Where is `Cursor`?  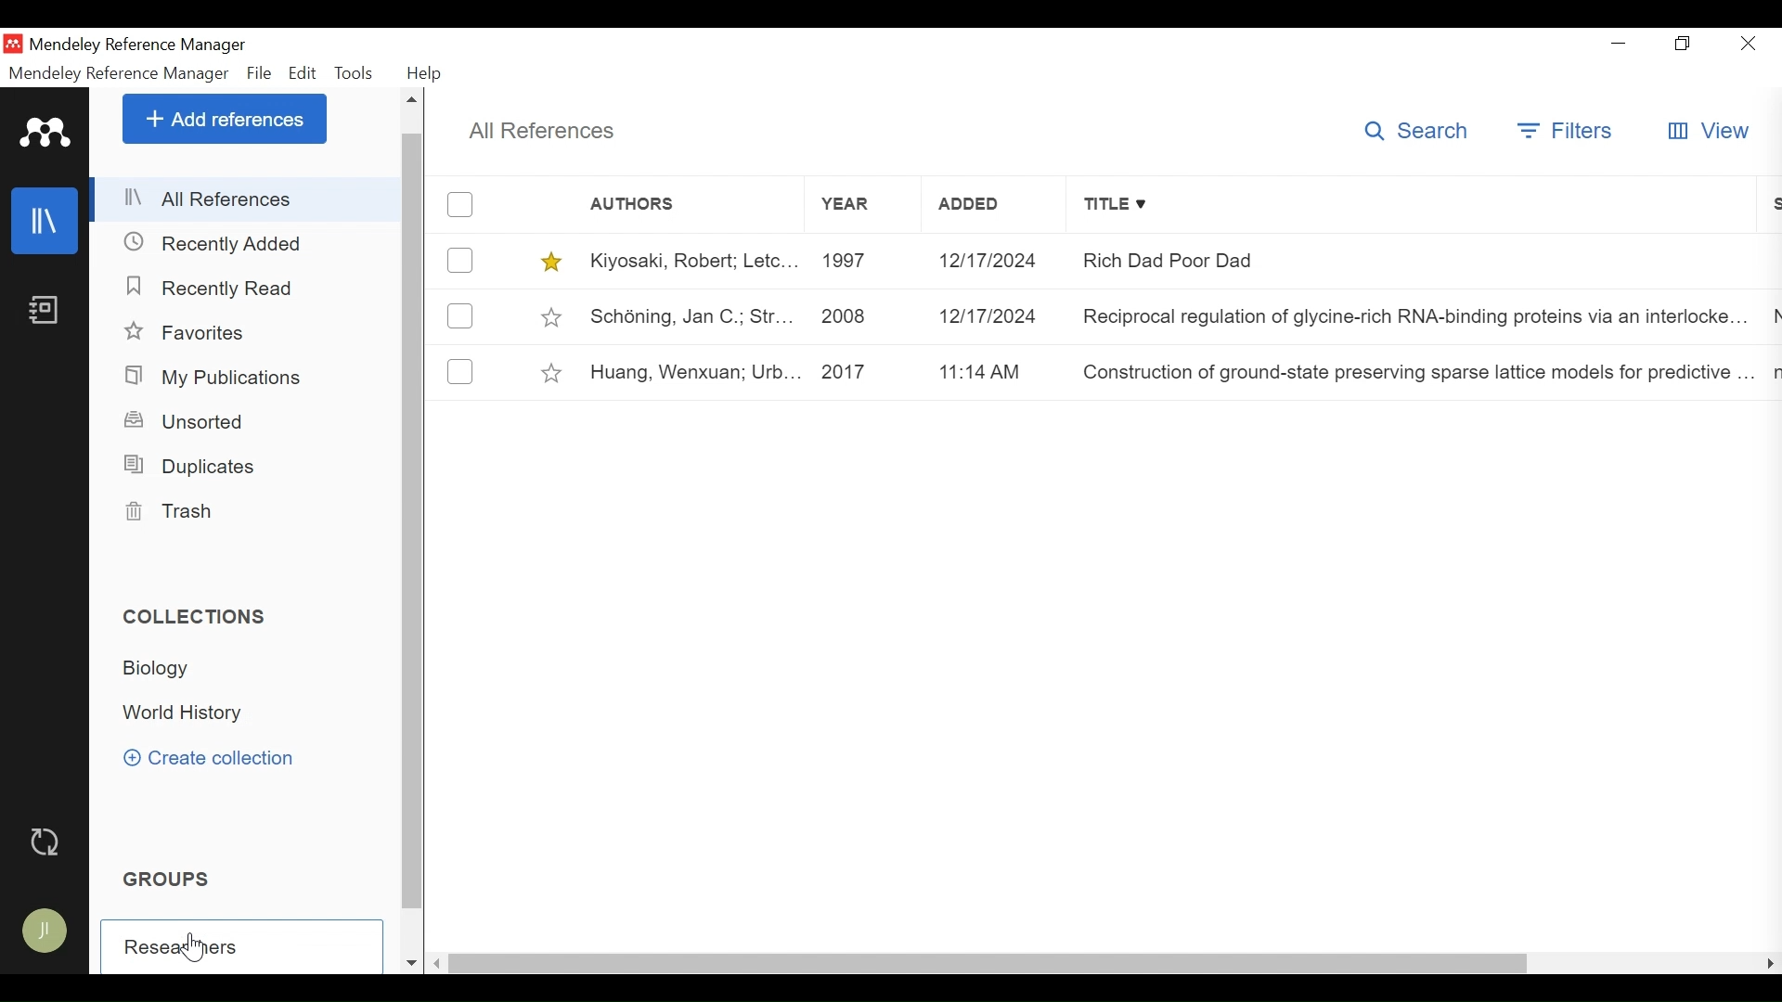 Cursor is located at coordinates (196, 950).